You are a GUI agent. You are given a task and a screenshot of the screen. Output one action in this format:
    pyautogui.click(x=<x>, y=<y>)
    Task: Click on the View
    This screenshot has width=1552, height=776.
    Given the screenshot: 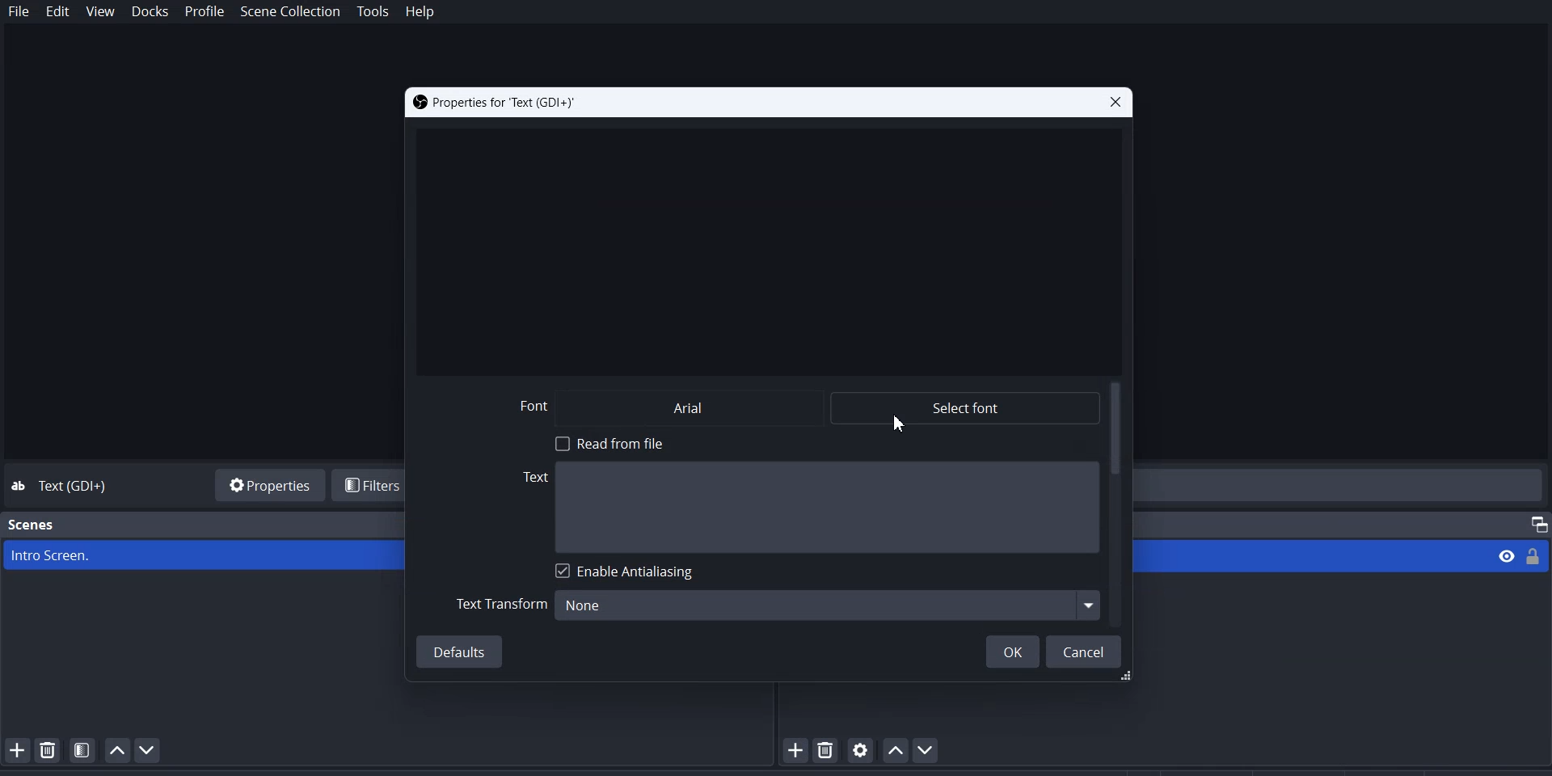 What is the action you would take?
    pyautogui.click(x=1505, y=557)
    